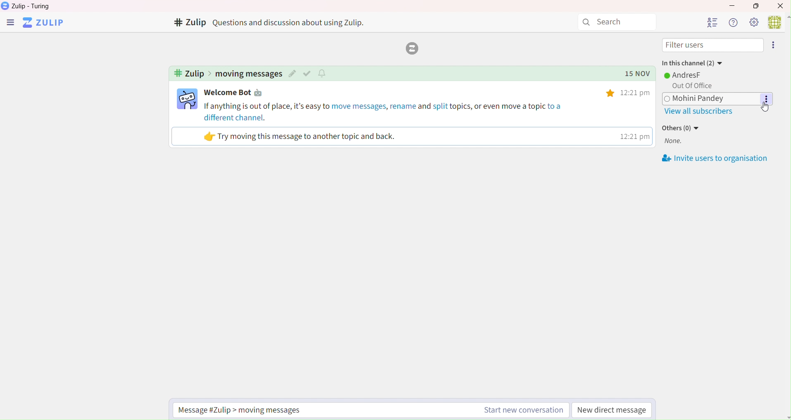  I want to click on Logo, so click(410, 49).